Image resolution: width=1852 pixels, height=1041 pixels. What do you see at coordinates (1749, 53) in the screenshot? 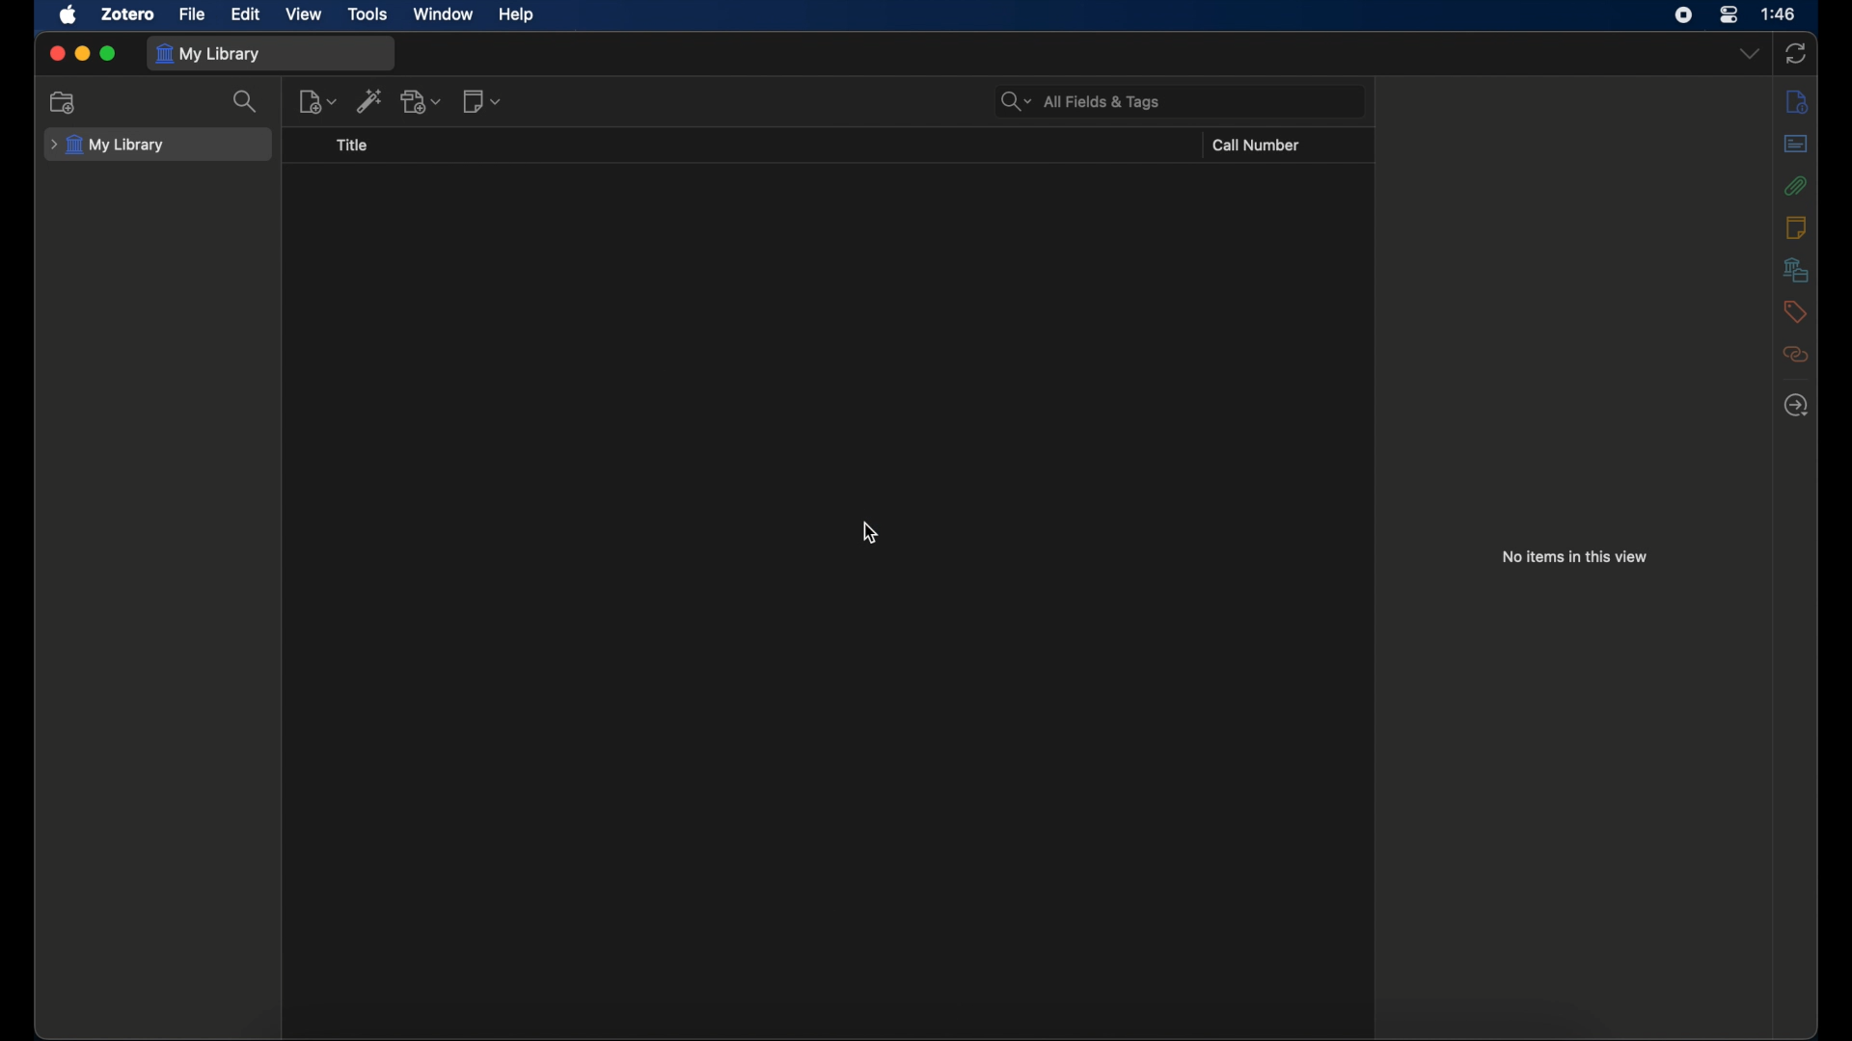
I see `dropdown` at bounding box center [1749, 53].